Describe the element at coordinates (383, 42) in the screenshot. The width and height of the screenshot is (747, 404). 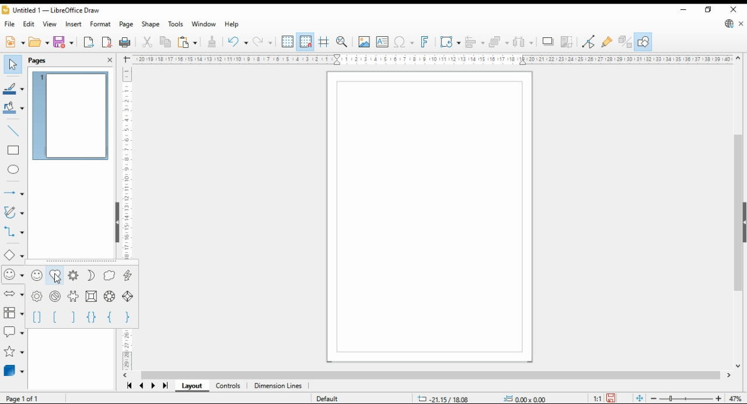
I see `insert text box` at that location.